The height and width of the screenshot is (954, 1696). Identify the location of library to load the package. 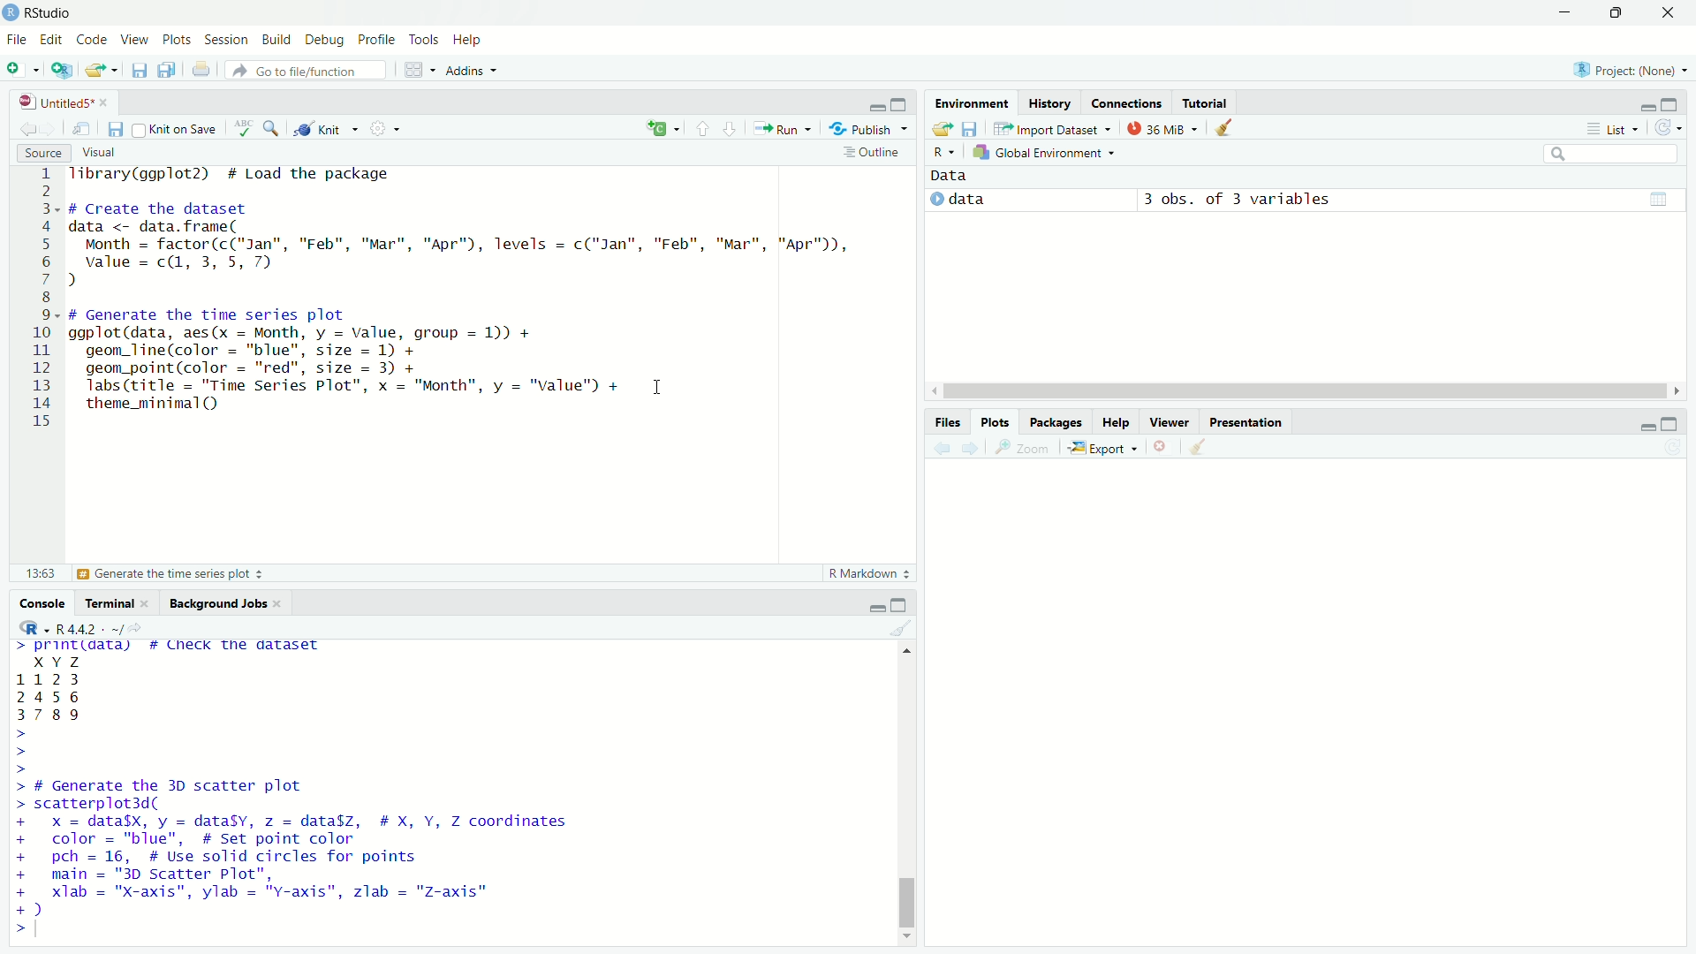
(244, 174).